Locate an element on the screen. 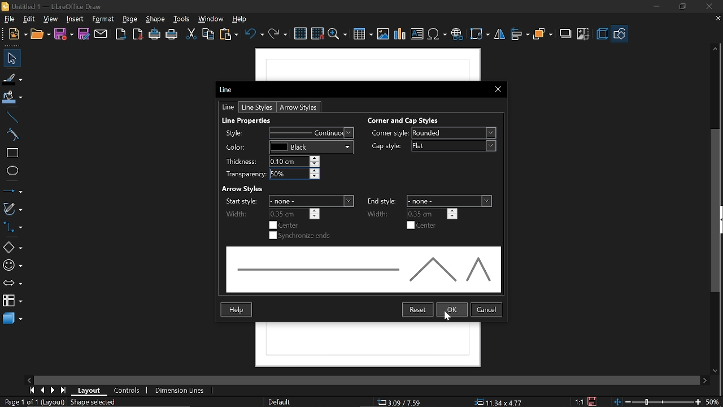 The width and height of the screenshot is (723, 407). arrows is located at coordinates (12, 283).